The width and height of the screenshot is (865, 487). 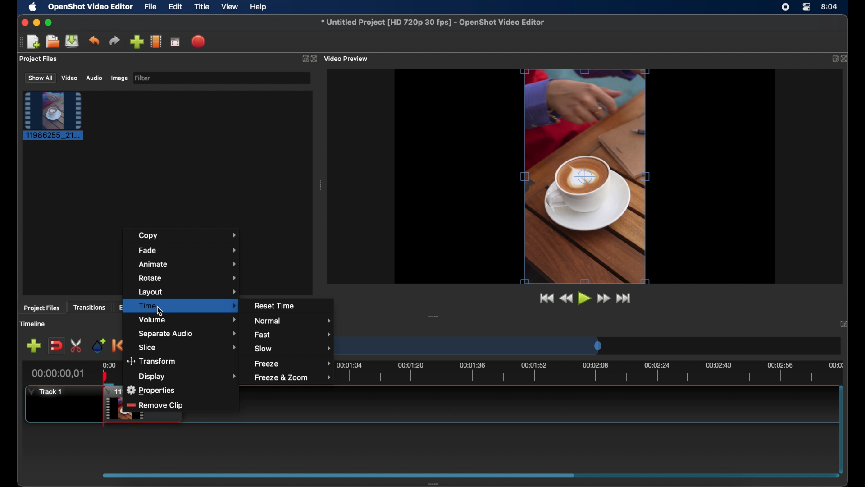 What do you see at coordinates (95, 41) in the screenshot?
I see `undo` at bounding box center [95, 41].